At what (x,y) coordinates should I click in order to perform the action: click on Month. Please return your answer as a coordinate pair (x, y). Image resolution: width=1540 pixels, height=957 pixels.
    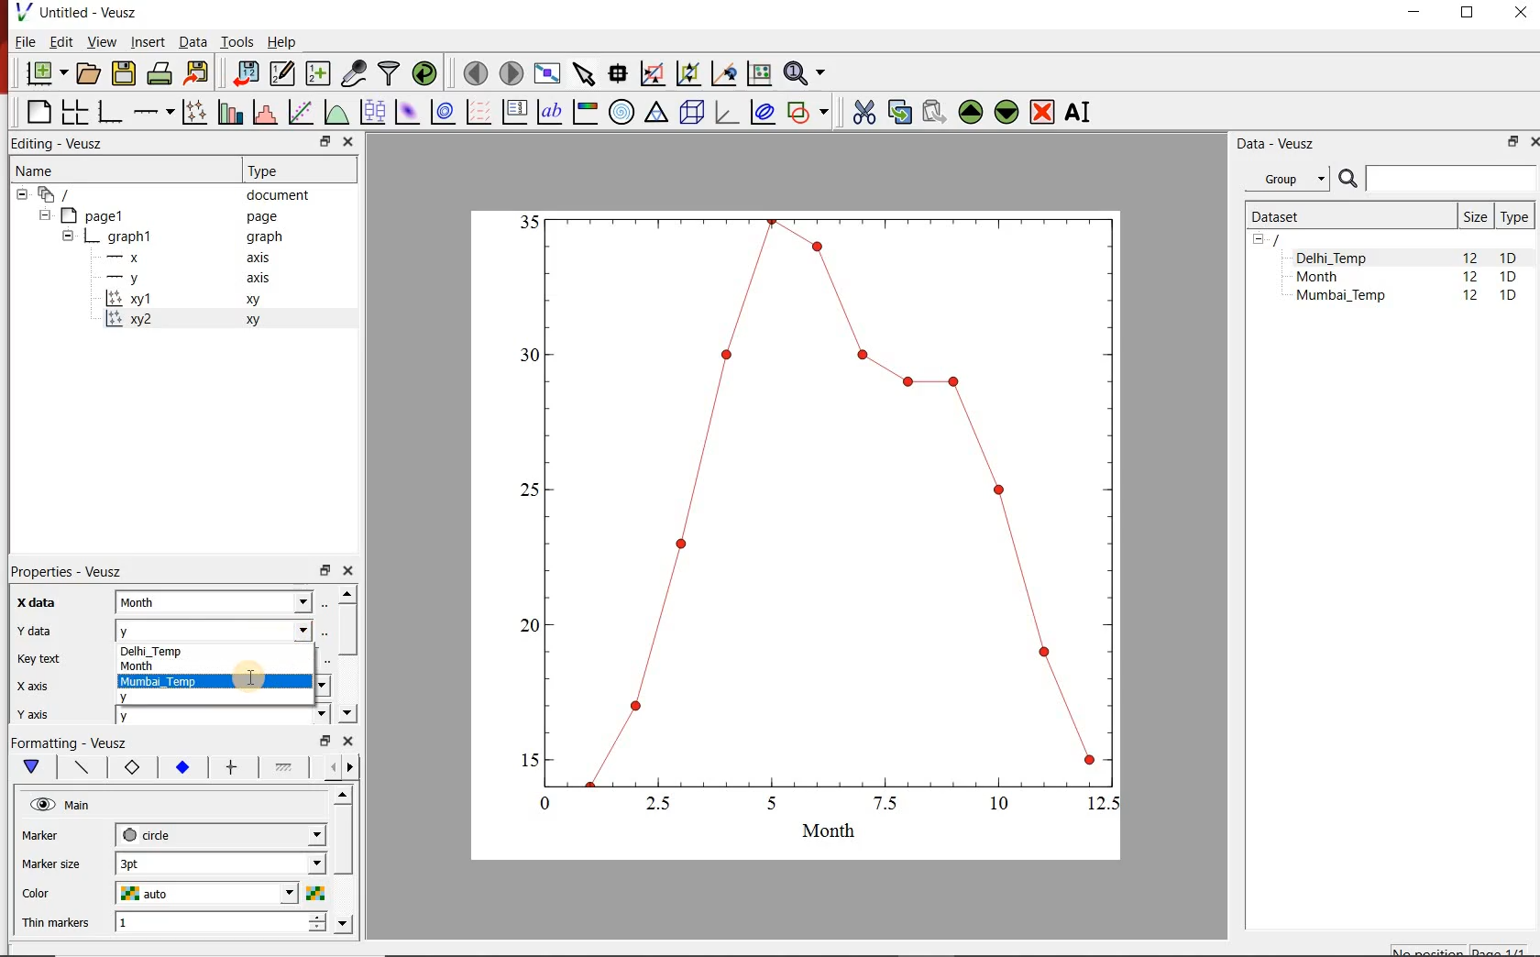
    Looking at the image, I should click on (1330, 277).